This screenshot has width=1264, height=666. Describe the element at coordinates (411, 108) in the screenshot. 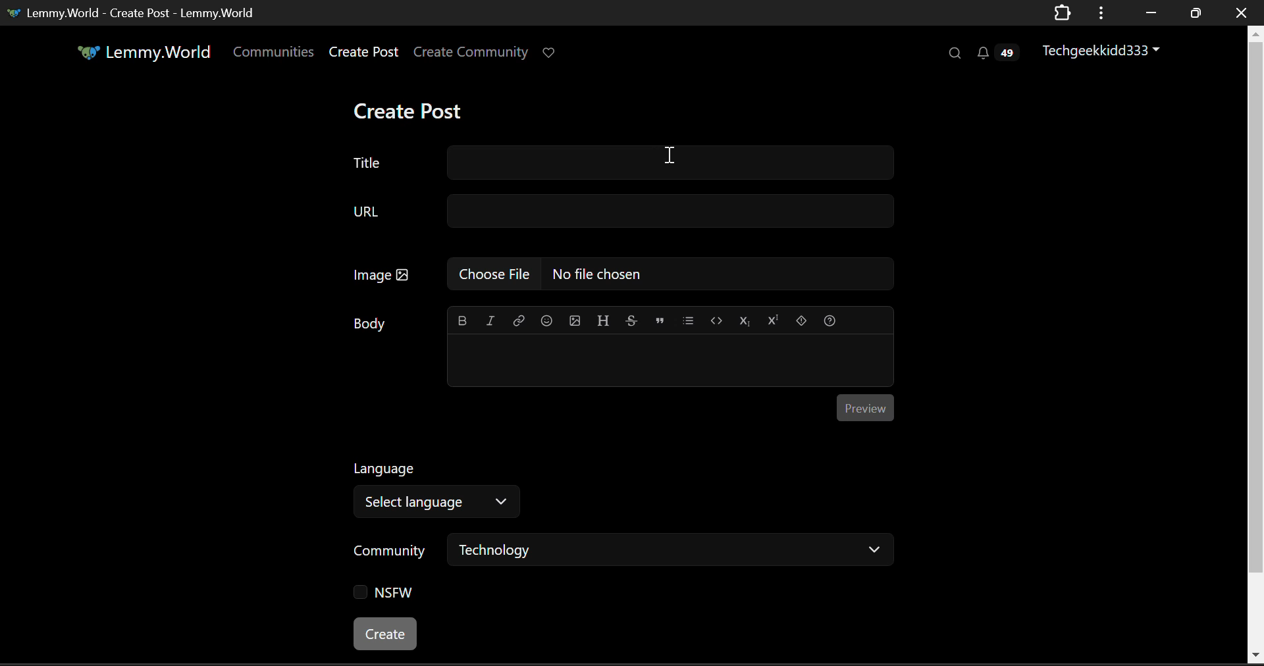

I see `Create Post` at that location.